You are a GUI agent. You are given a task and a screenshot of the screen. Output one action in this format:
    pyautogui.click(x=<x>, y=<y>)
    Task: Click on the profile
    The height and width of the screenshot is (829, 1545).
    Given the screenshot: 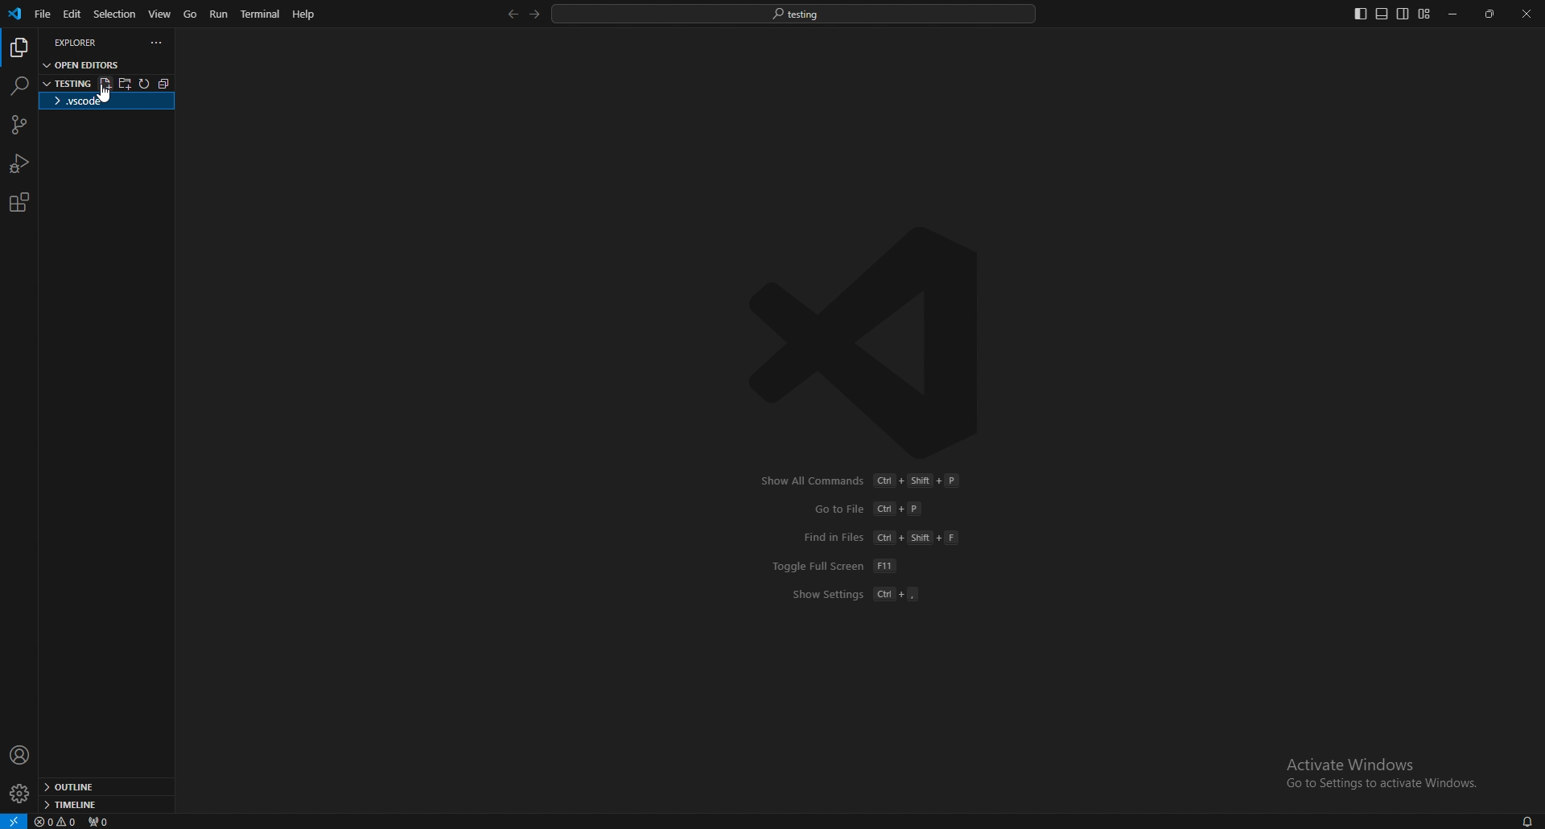 What is the action you would take?
    pyautogui.click(x=20, y=755)
    